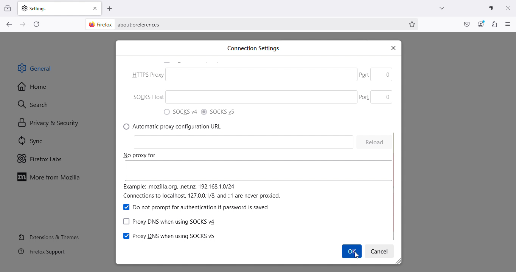  Describe the element at coordinates (54, 8) in the screenshot. I see `Settings` at that location.